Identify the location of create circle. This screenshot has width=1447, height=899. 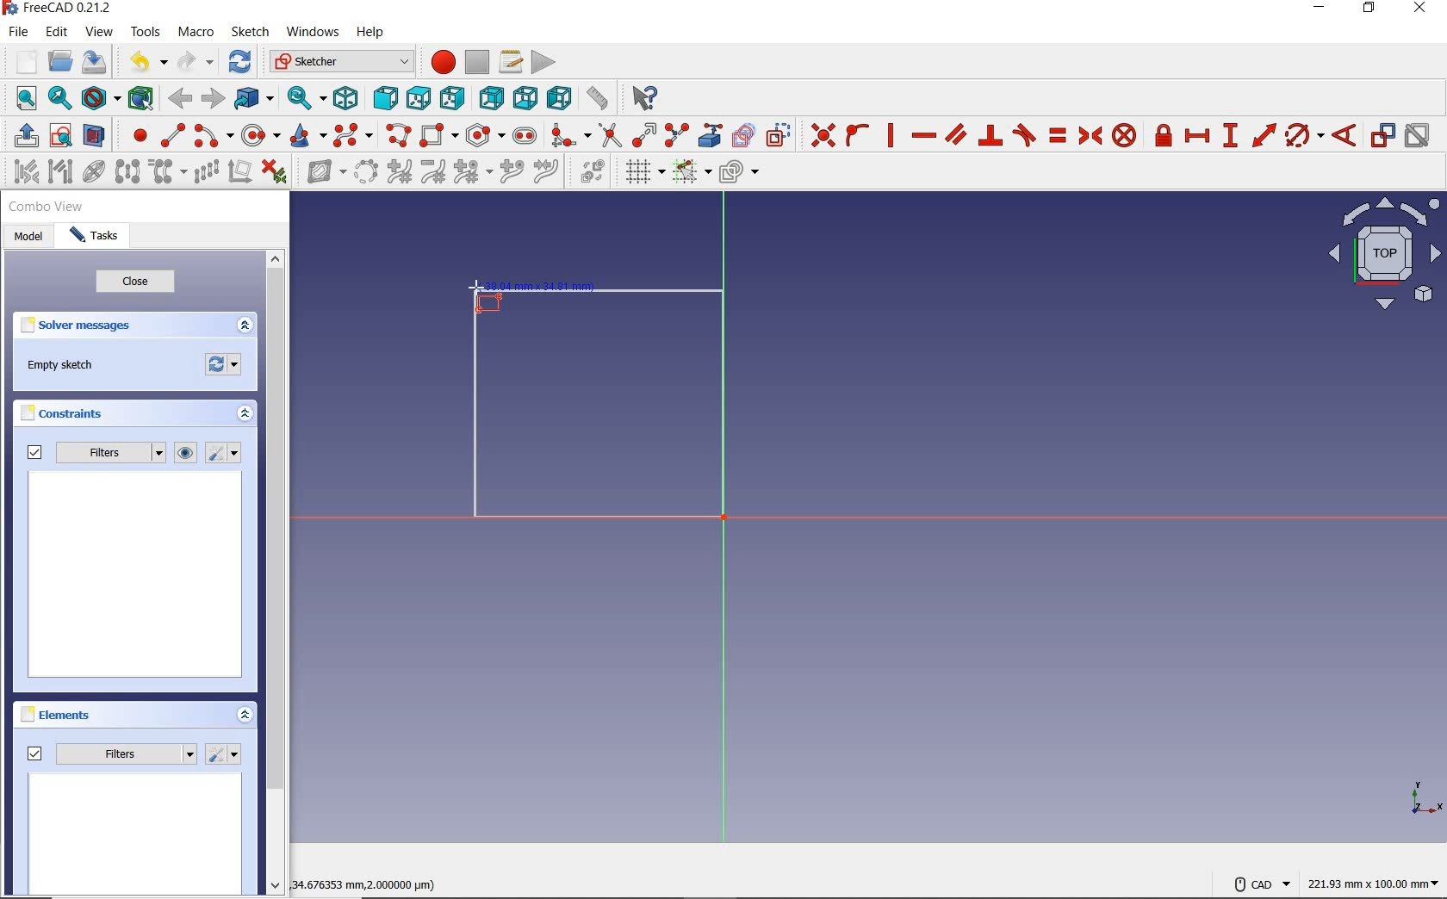
(260, 137).